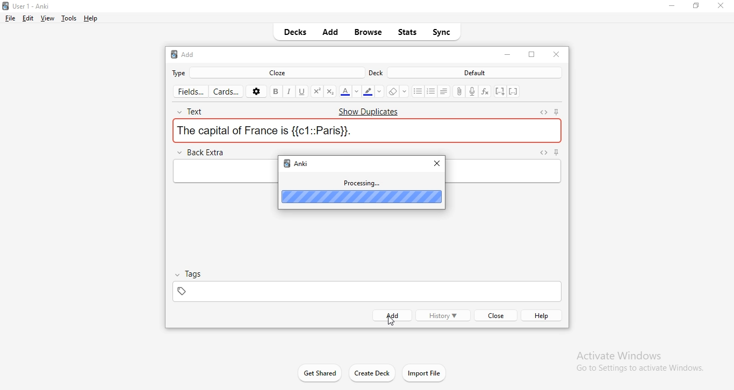  I want to click on create deck, so click(371, 374).